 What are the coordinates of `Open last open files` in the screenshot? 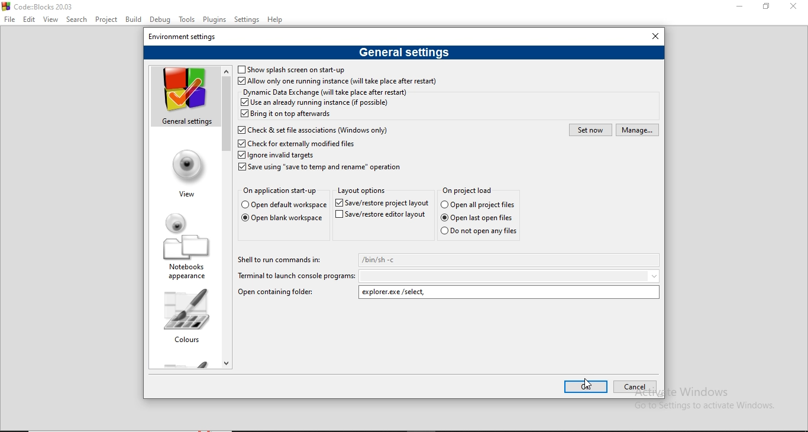 It's located at (479, 217).